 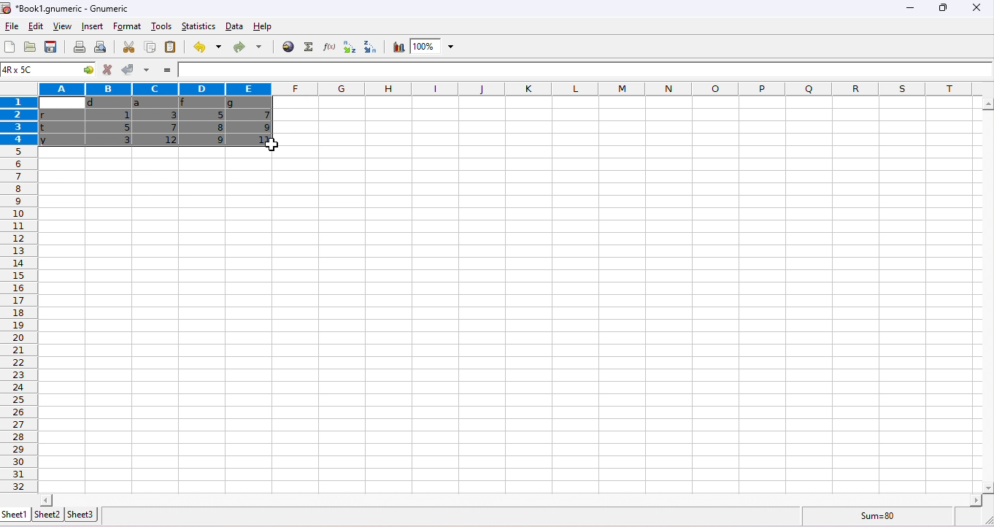 What do you see at coordinates (15, 514) in the screenshot?
I see `sheet1` at bounding box center [15, 514].